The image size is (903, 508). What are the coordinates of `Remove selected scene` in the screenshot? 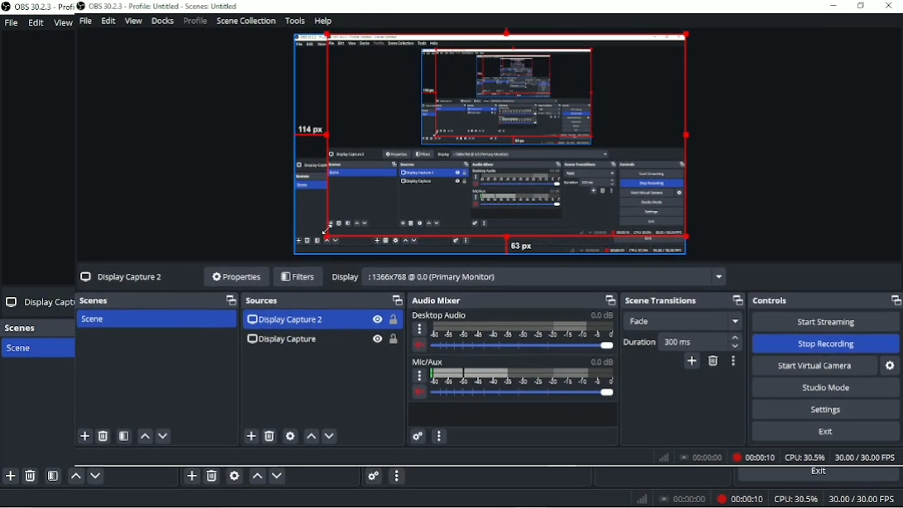 It's located at (31, 477).